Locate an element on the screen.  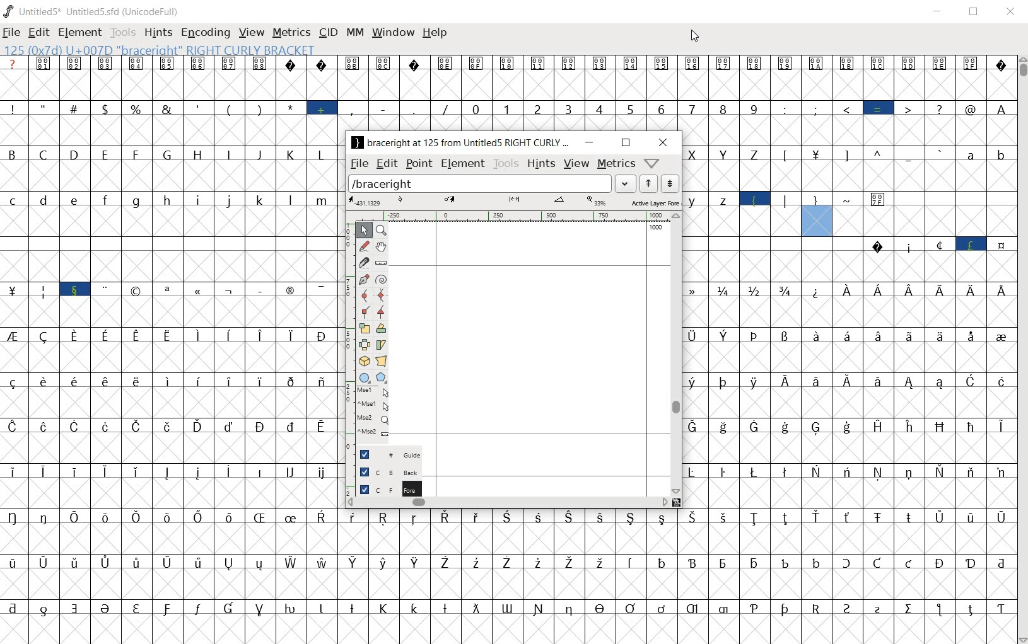
CLOSE is located at coordinates (1008, 11).